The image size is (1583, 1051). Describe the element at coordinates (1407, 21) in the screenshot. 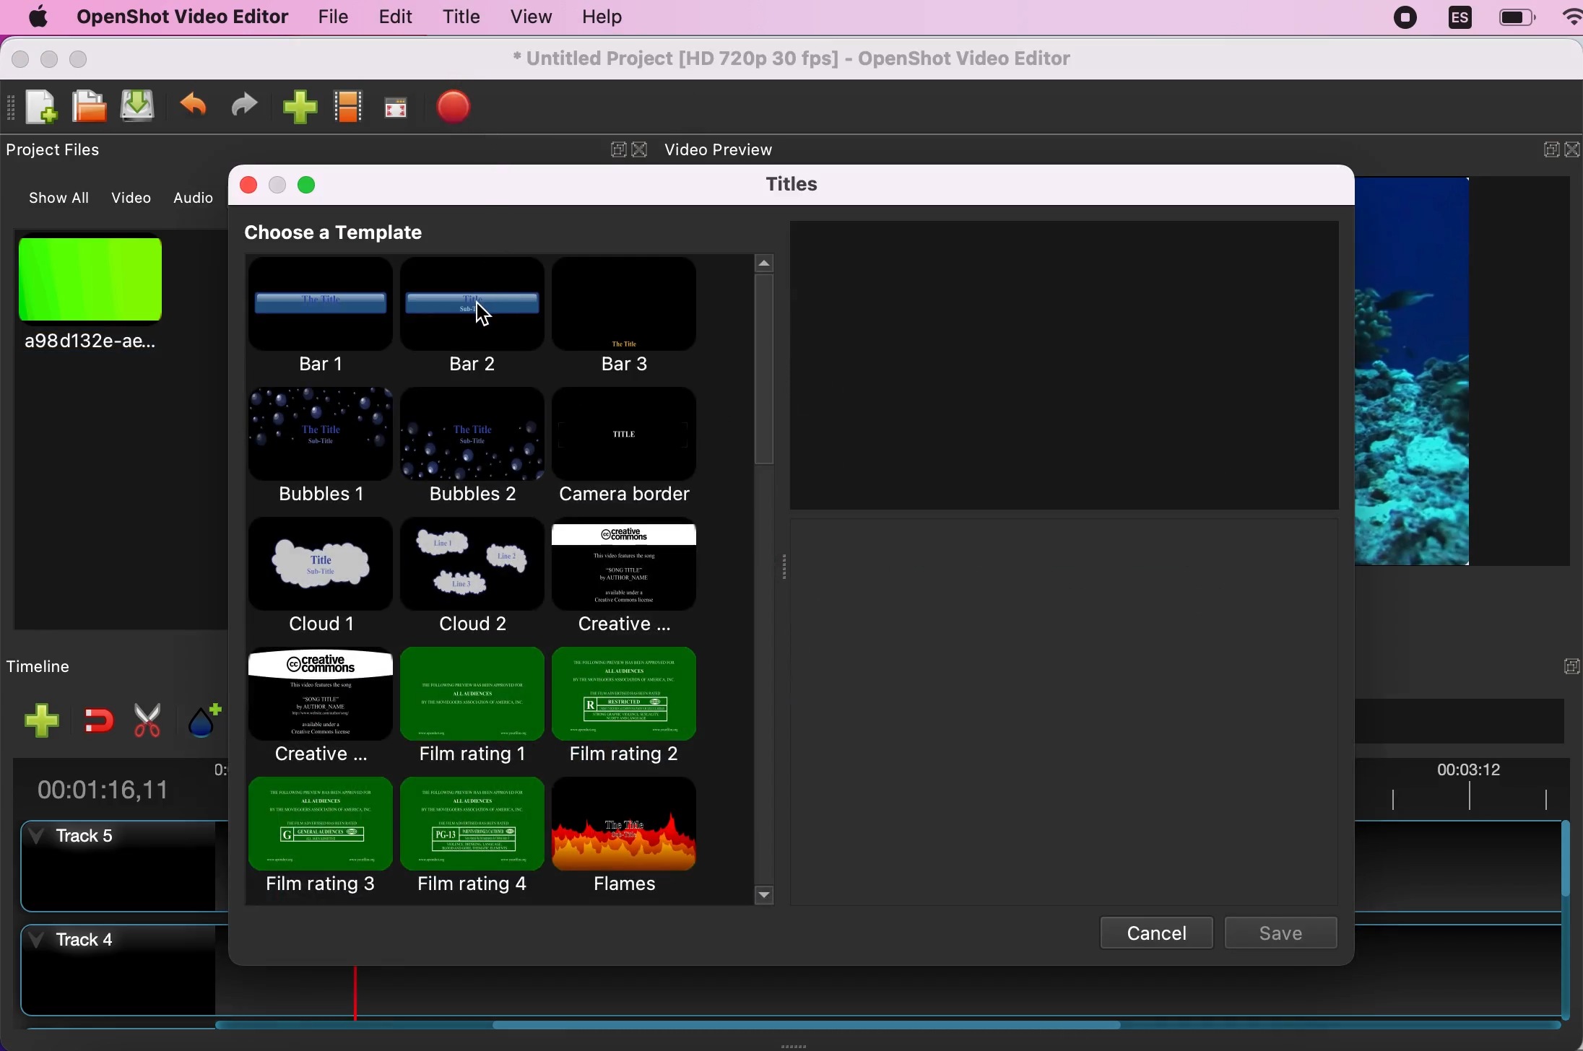

I see `recording stopped` at that location.